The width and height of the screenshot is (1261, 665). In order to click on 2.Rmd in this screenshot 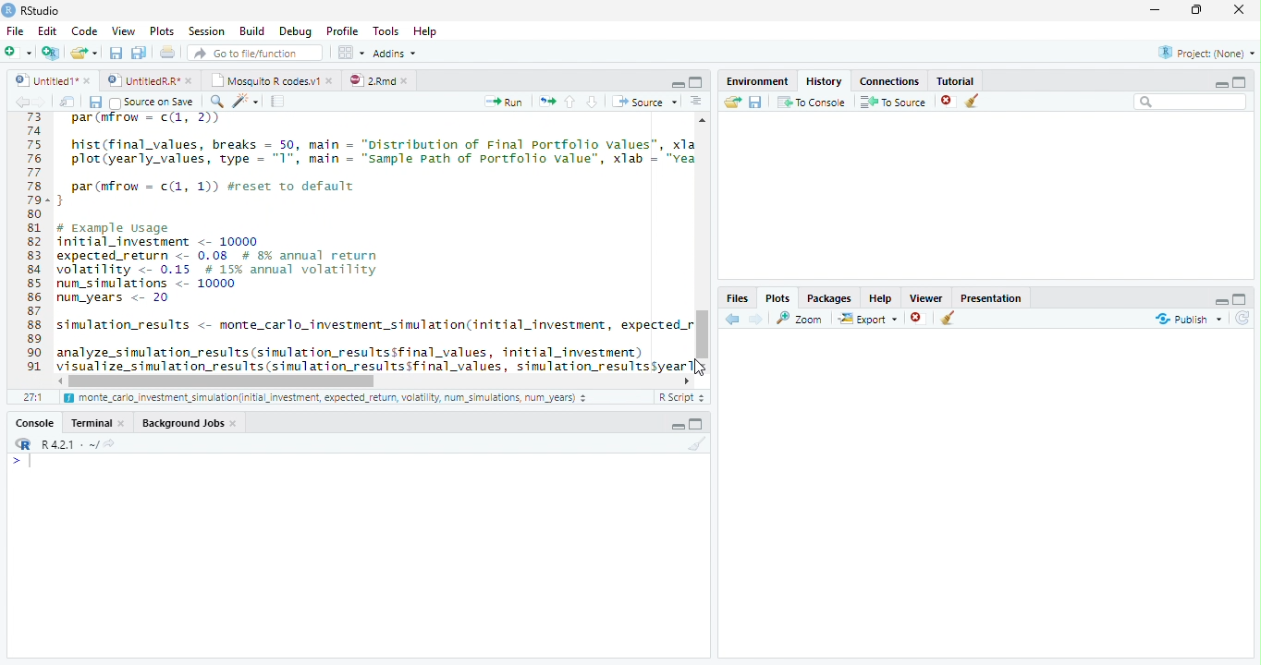, I will do `click(379, 80)`.